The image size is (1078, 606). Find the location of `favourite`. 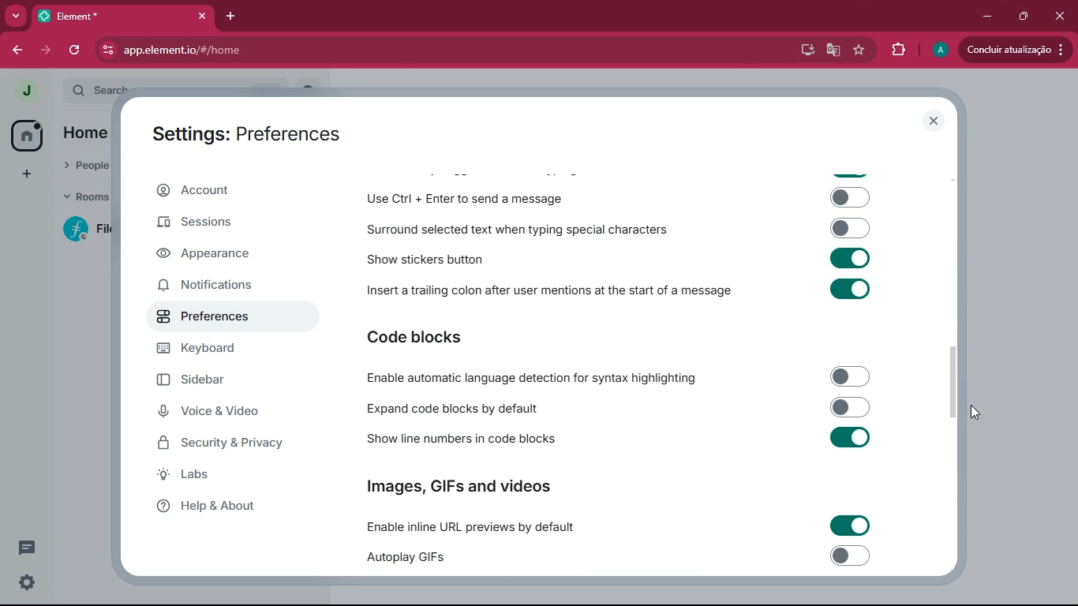

favourite is located at coordinates (859, 50).